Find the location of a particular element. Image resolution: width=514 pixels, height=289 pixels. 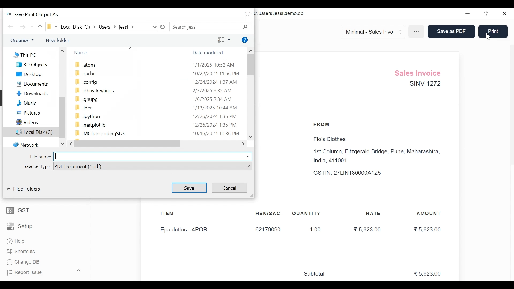

Expand is located at coordinates (154, 27).